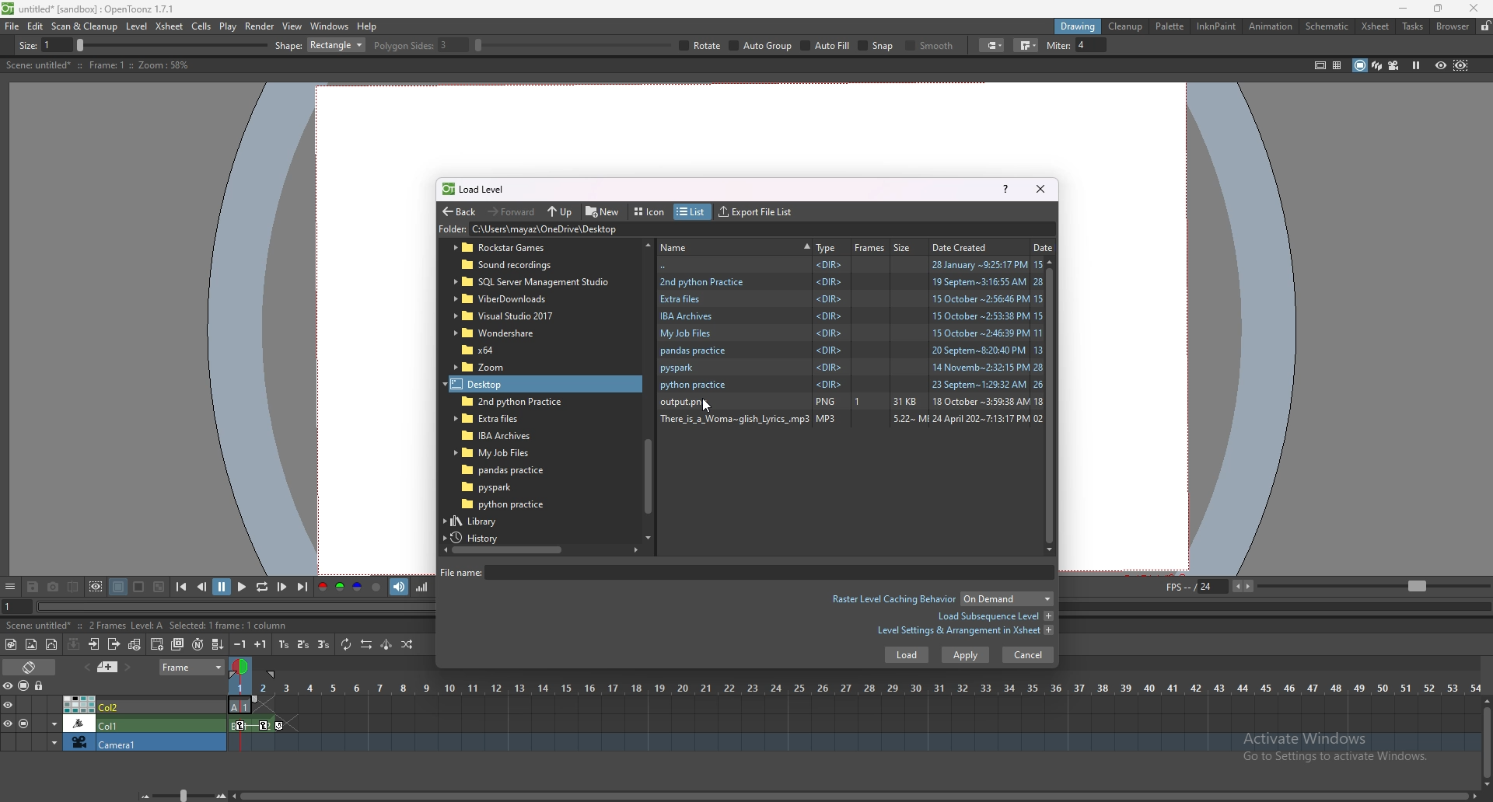 The width and height of the screenshot is (1493, 802). What do you see at coordinates (358, 588) in the screenshot?
I see `blue channel` at bounding box center [358, 588].